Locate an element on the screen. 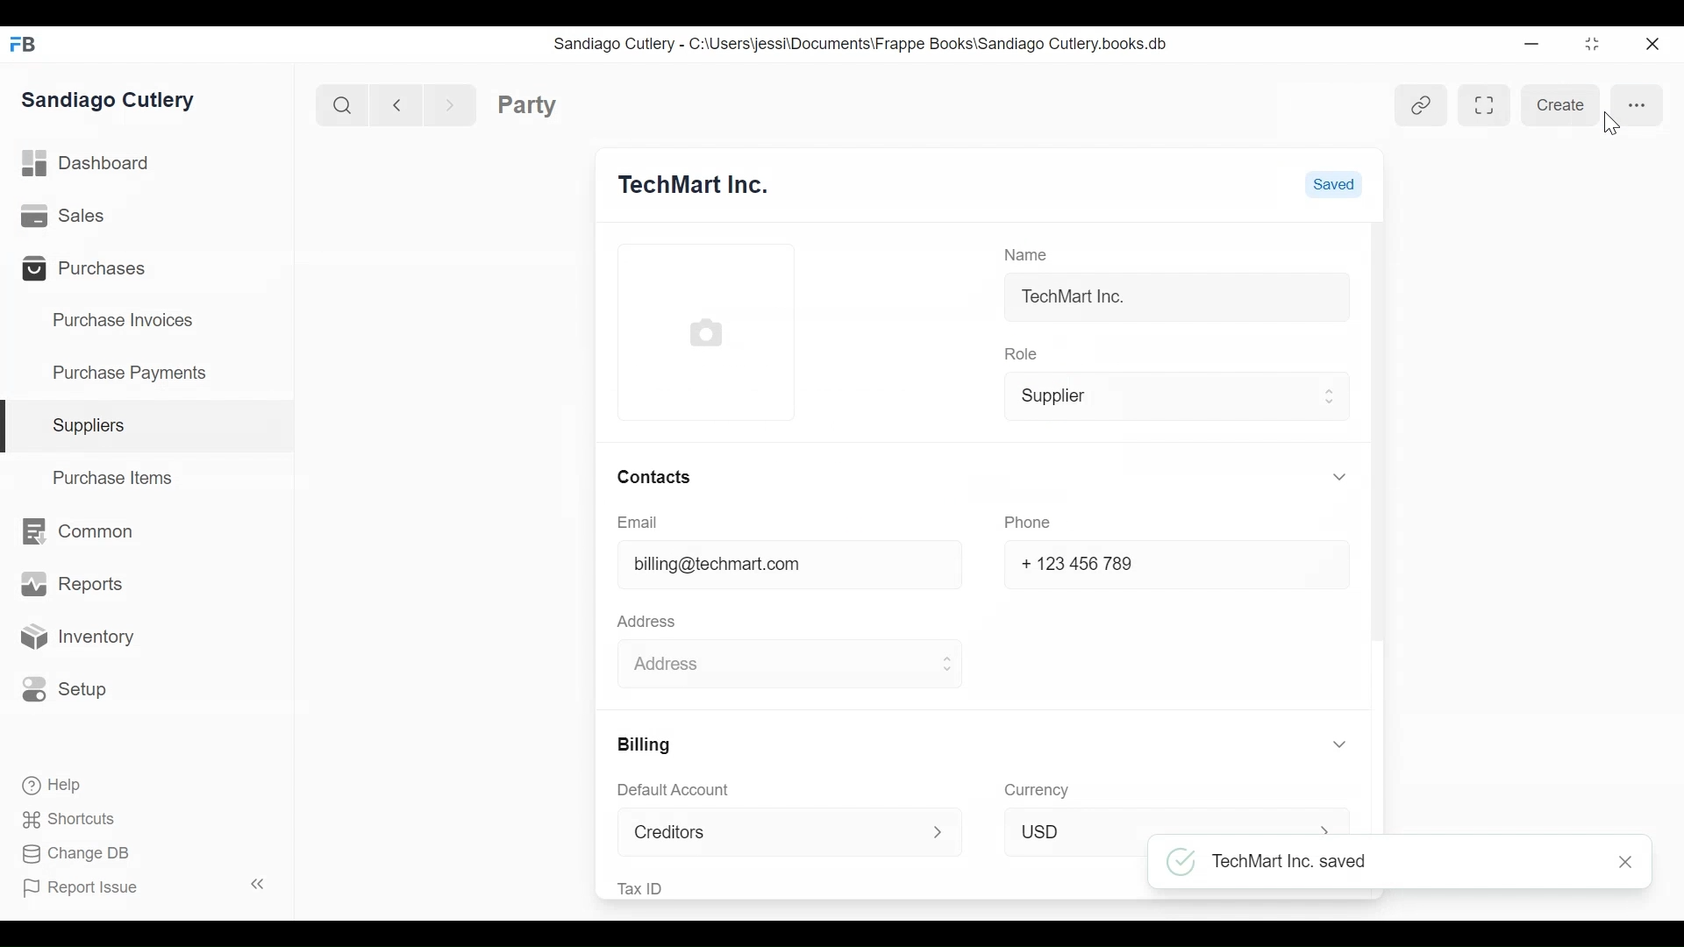 The image size is (1684, 947). minimize is located at coordinates (1533, 45).